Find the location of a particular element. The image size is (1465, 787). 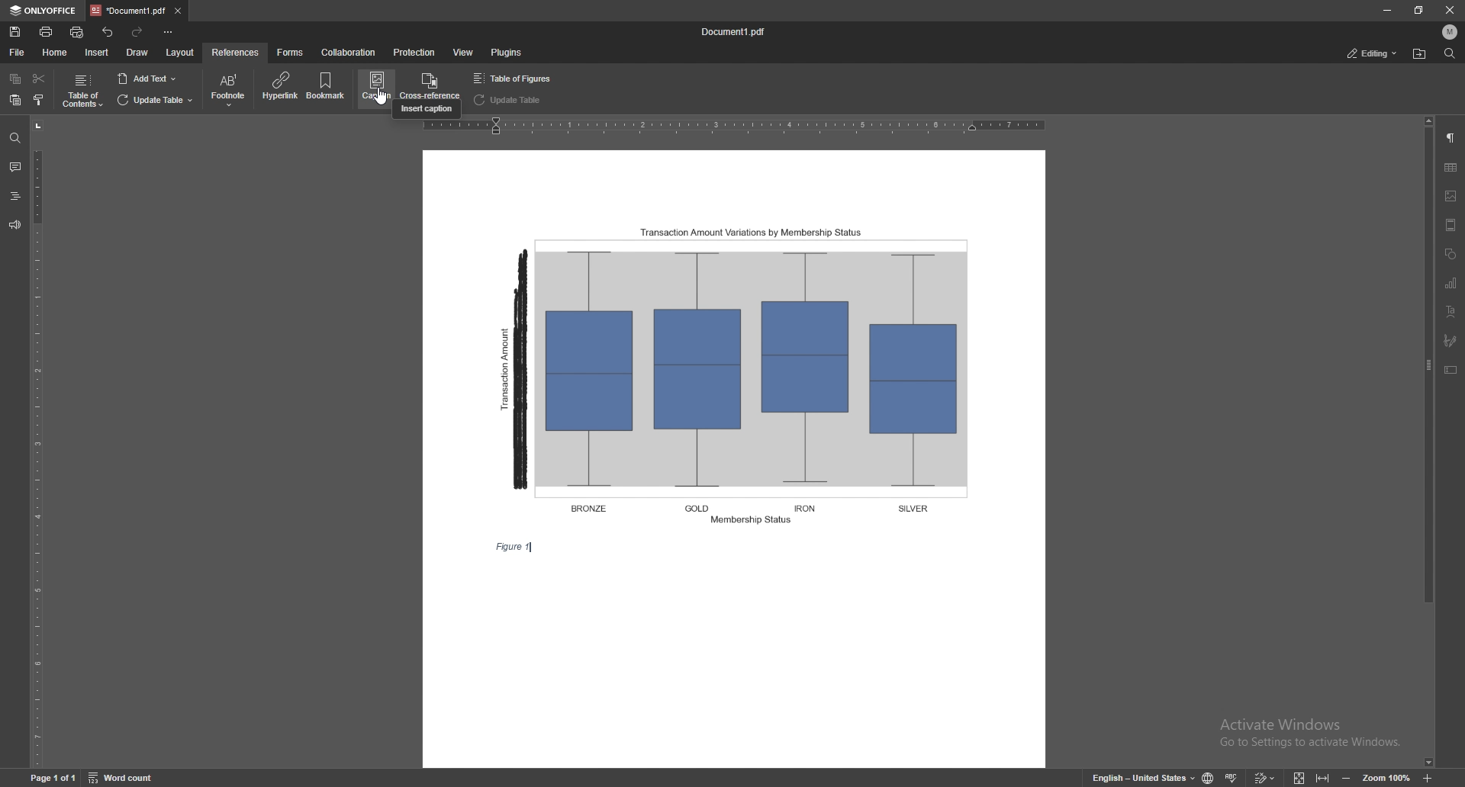

table of figures is located at coordinates (516, 79).